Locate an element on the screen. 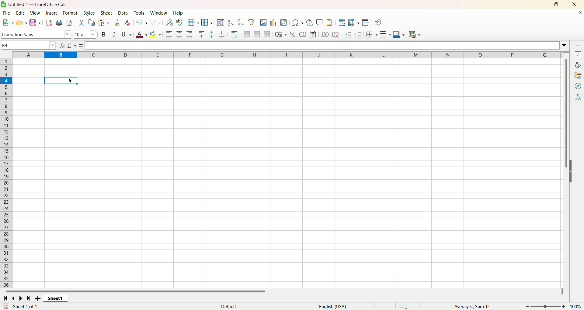 The image size is (584, 310). new sheet is located at coordinates (39, 298).